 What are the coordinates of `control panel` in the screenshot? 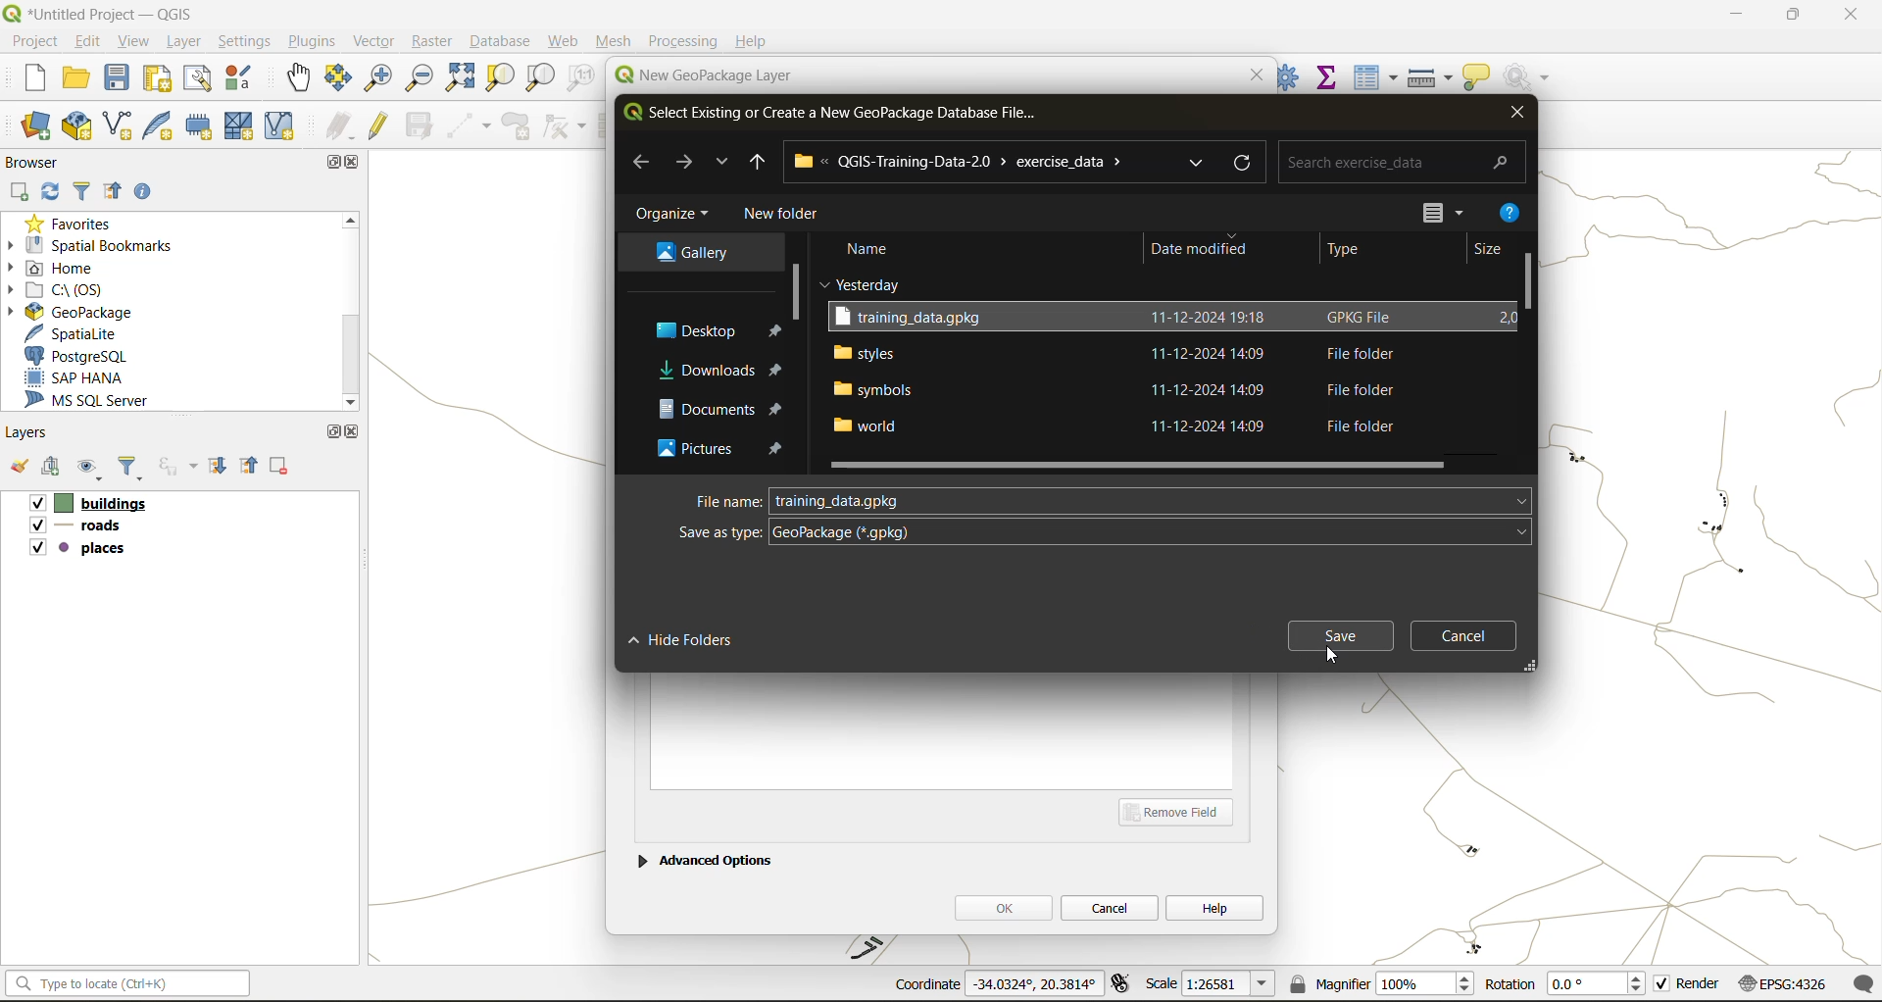 It's located at (1289, 75).